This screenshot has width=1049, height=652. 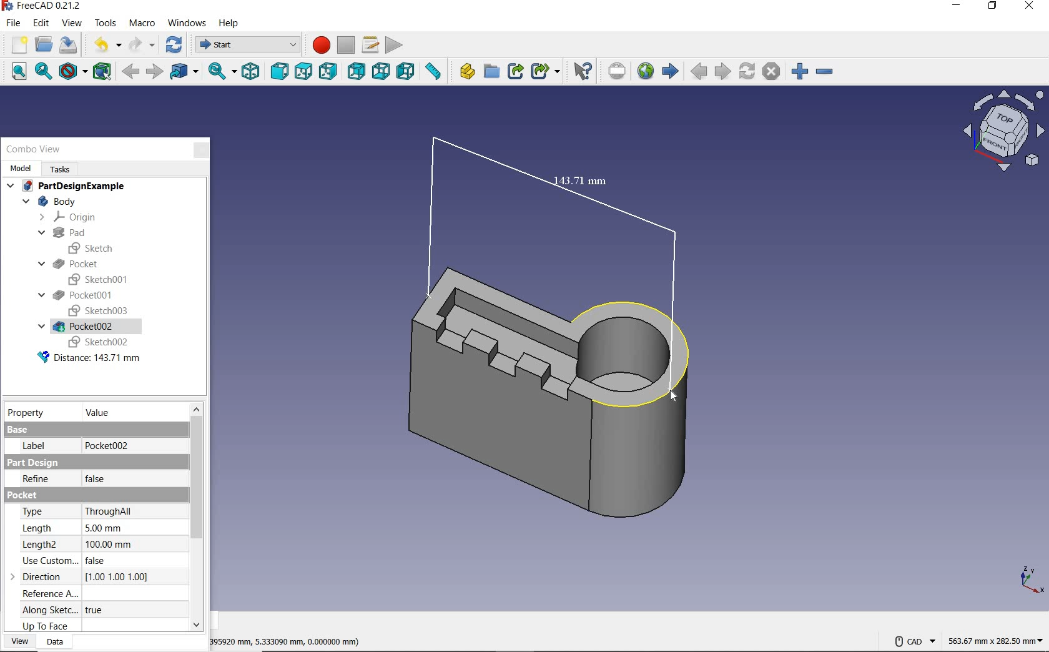 What do you see at coordinates (17, 431) in the screenshot?
I see `base` at bounding box center [17, 431].